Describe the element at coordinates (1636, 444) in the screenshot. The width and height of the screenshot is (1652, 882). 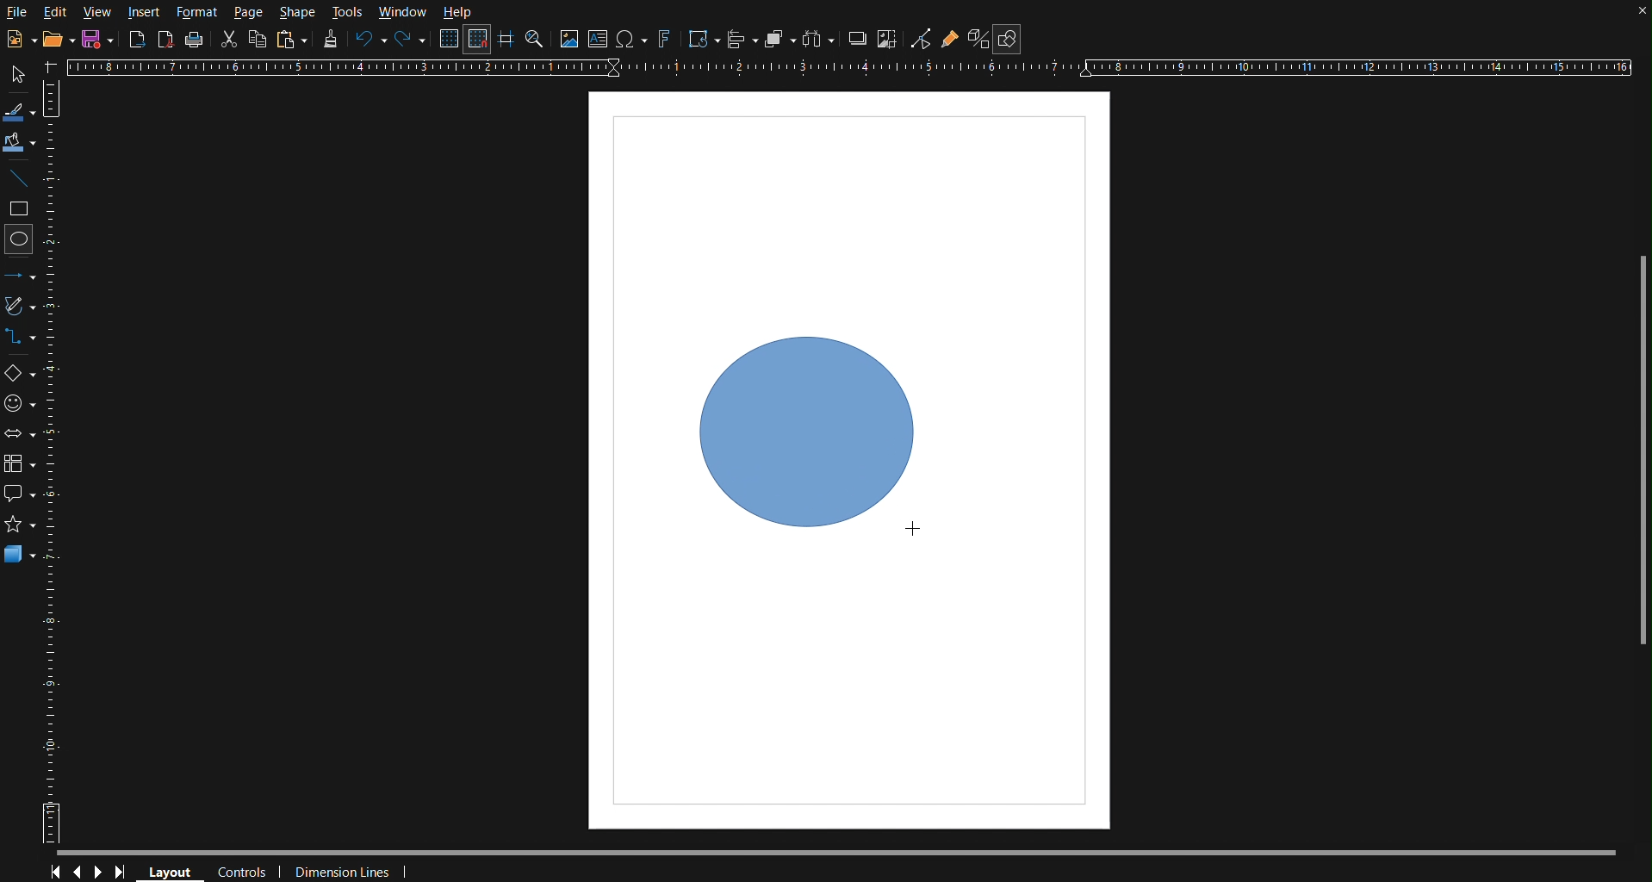
I see `Scrollbar` at that location.